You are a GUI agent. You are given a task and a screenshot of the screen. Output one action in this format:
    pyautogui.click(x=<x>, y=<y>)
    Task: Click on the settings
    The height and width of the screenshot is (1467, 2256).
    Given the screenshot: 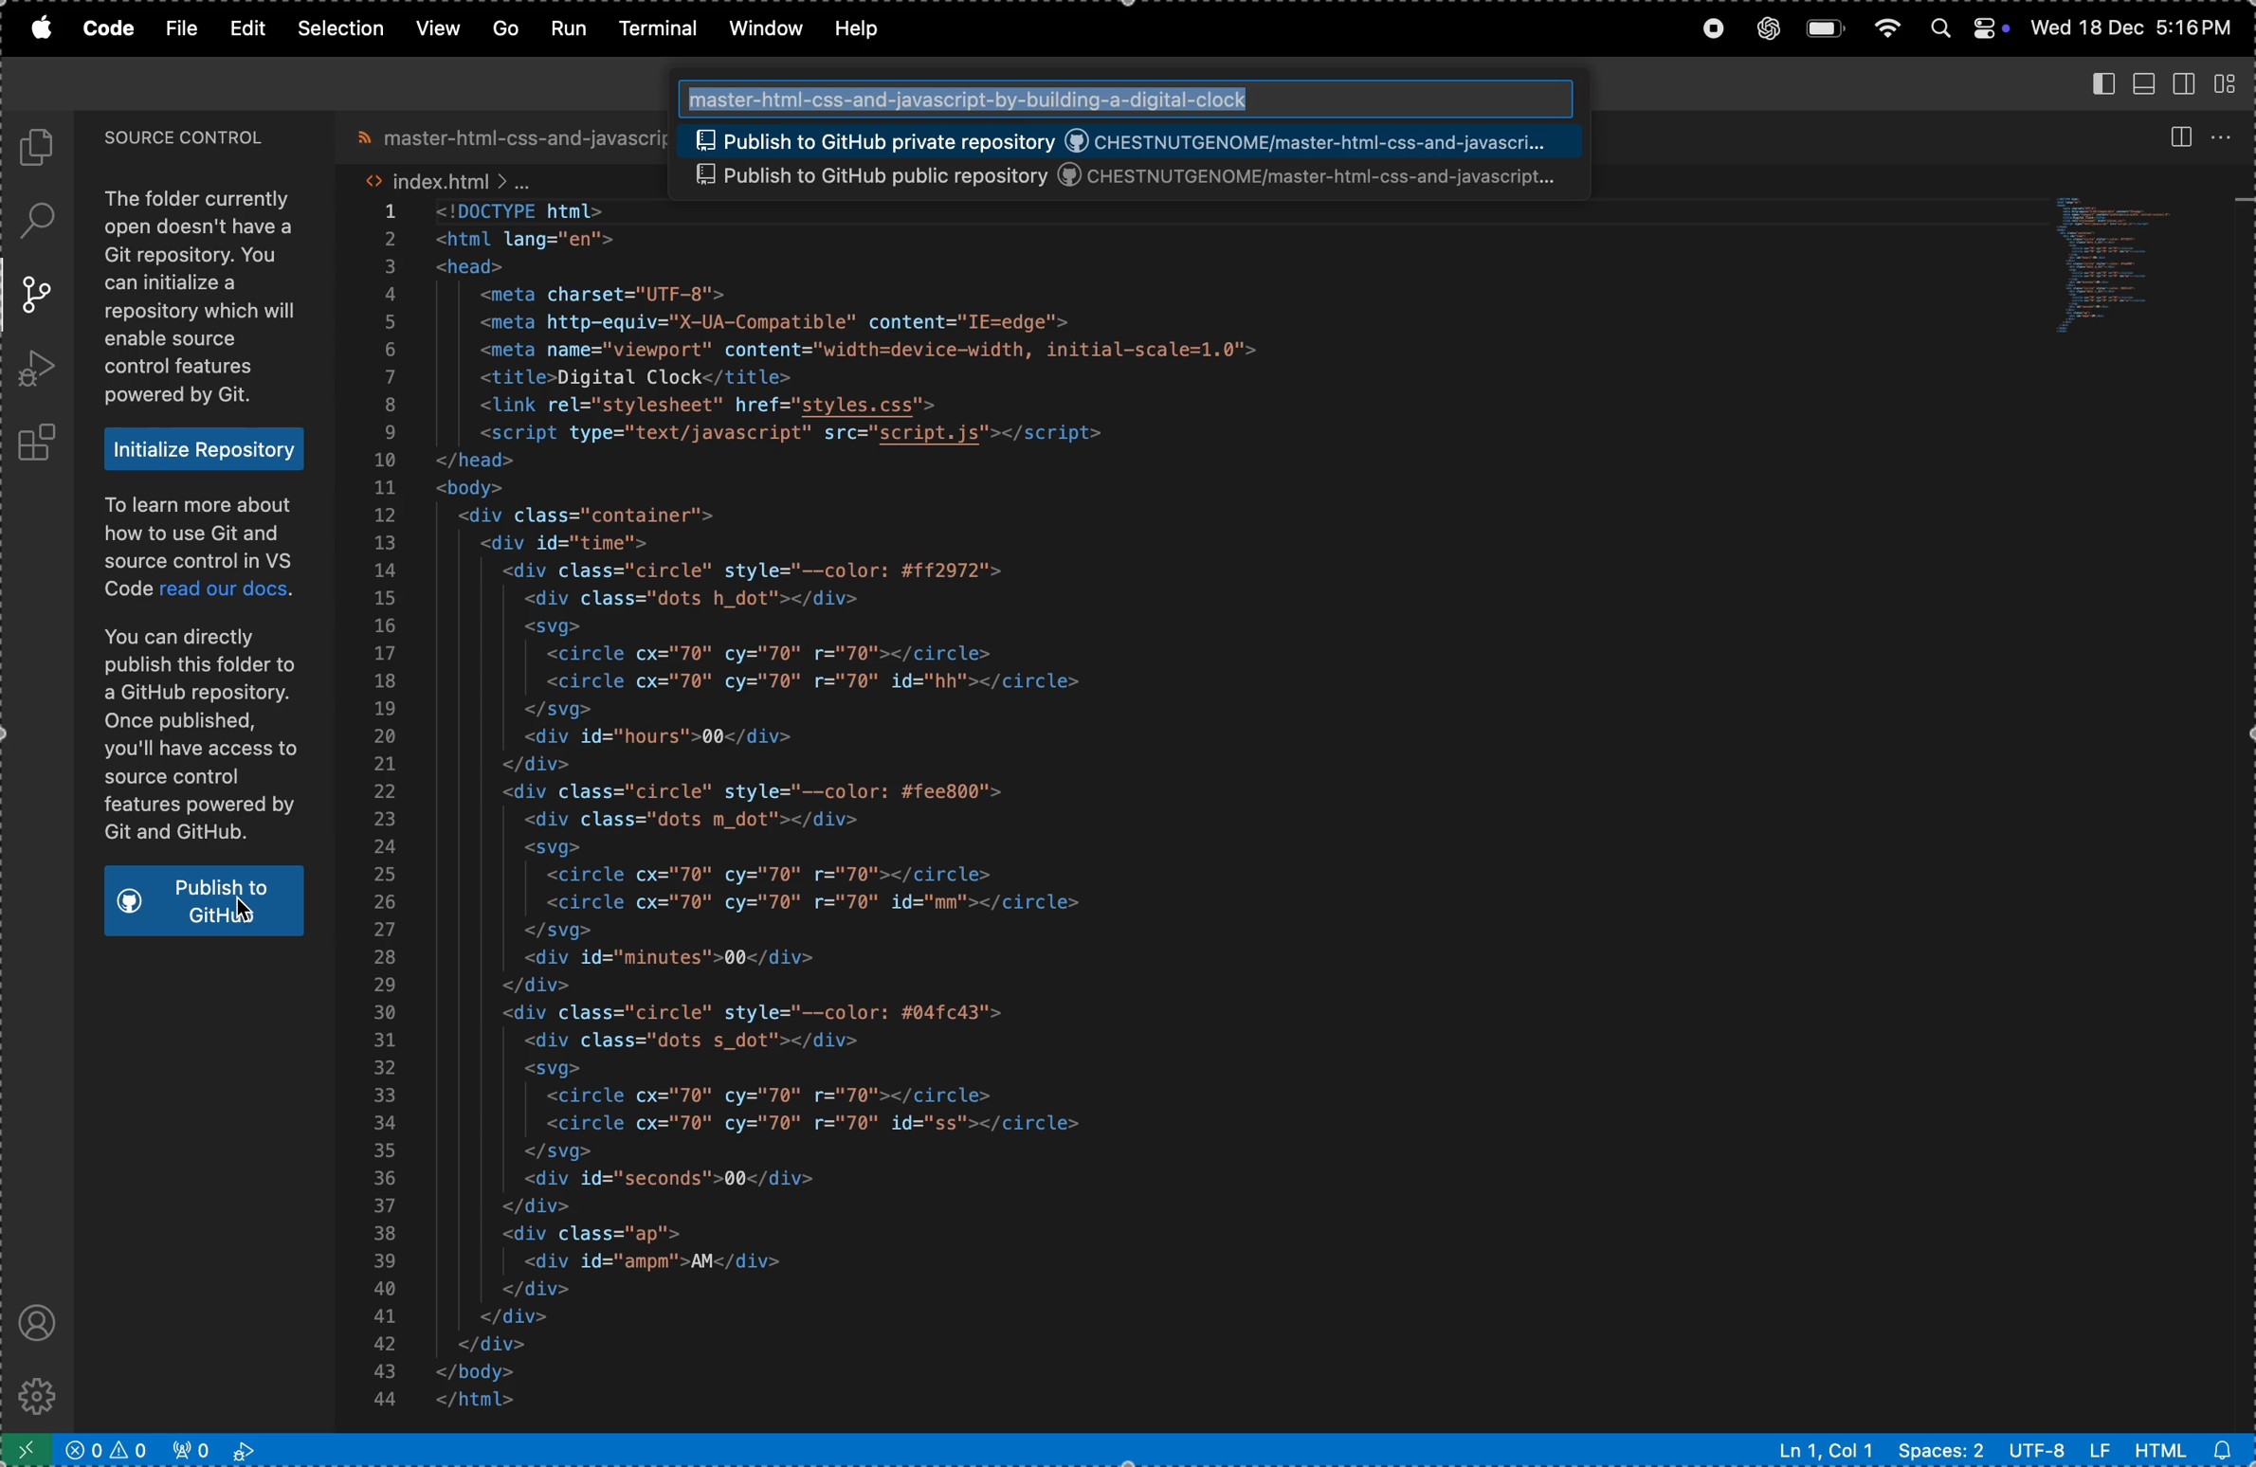 What is the action you would take?
    pyautogui.click(x=43, y=1392)
    